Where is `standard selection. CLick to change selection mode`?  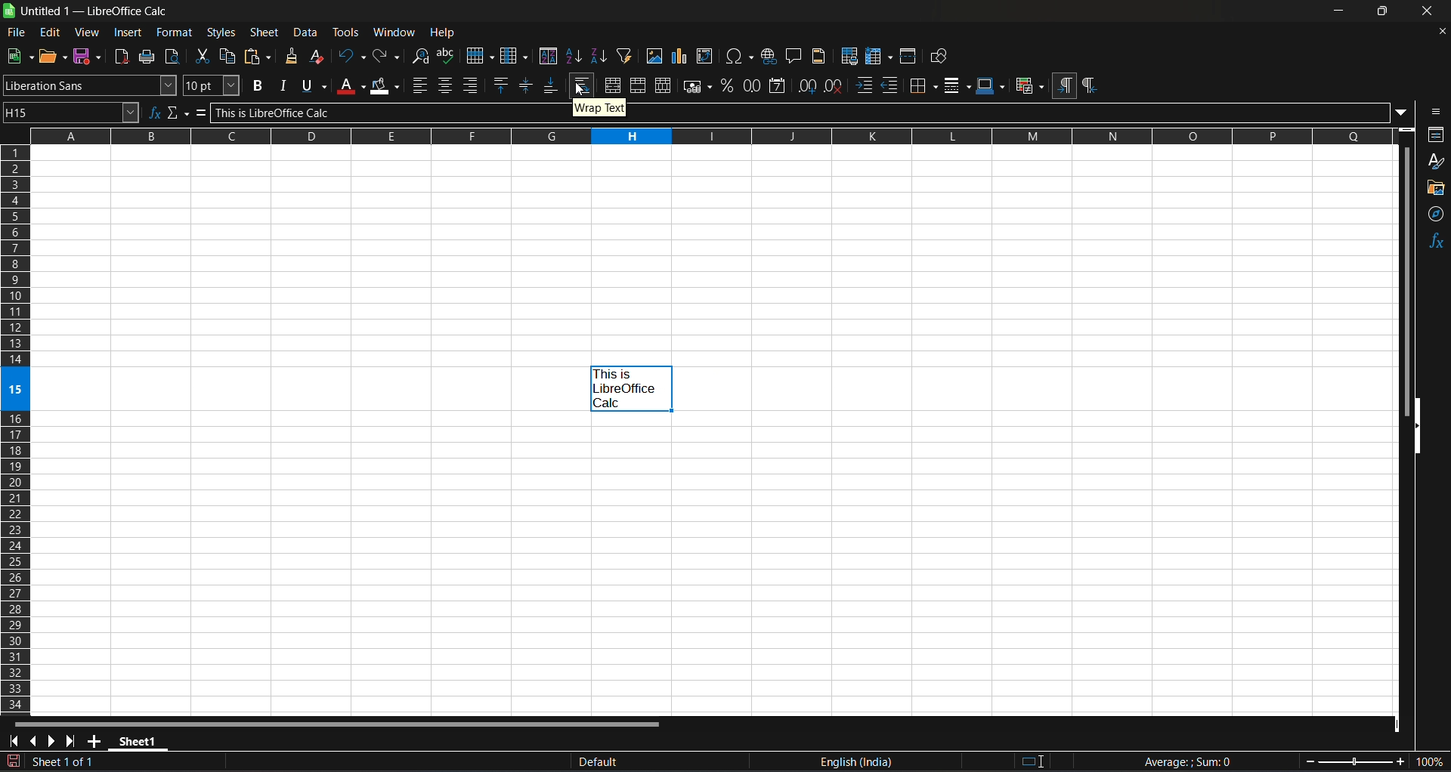
standard selection. CLick to change selection mode is located at coordinates (1034, 759).